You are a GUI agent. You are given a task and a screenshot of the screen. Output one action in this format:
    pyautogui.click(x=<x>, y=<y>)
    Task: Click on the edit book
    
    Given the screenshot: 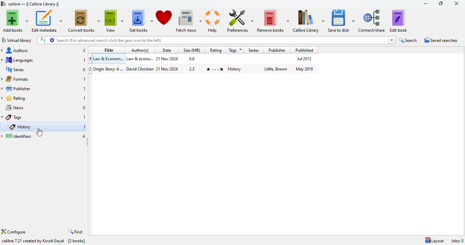 What is the action you would take?
    pyautogui.click(x=399, y=20)
    